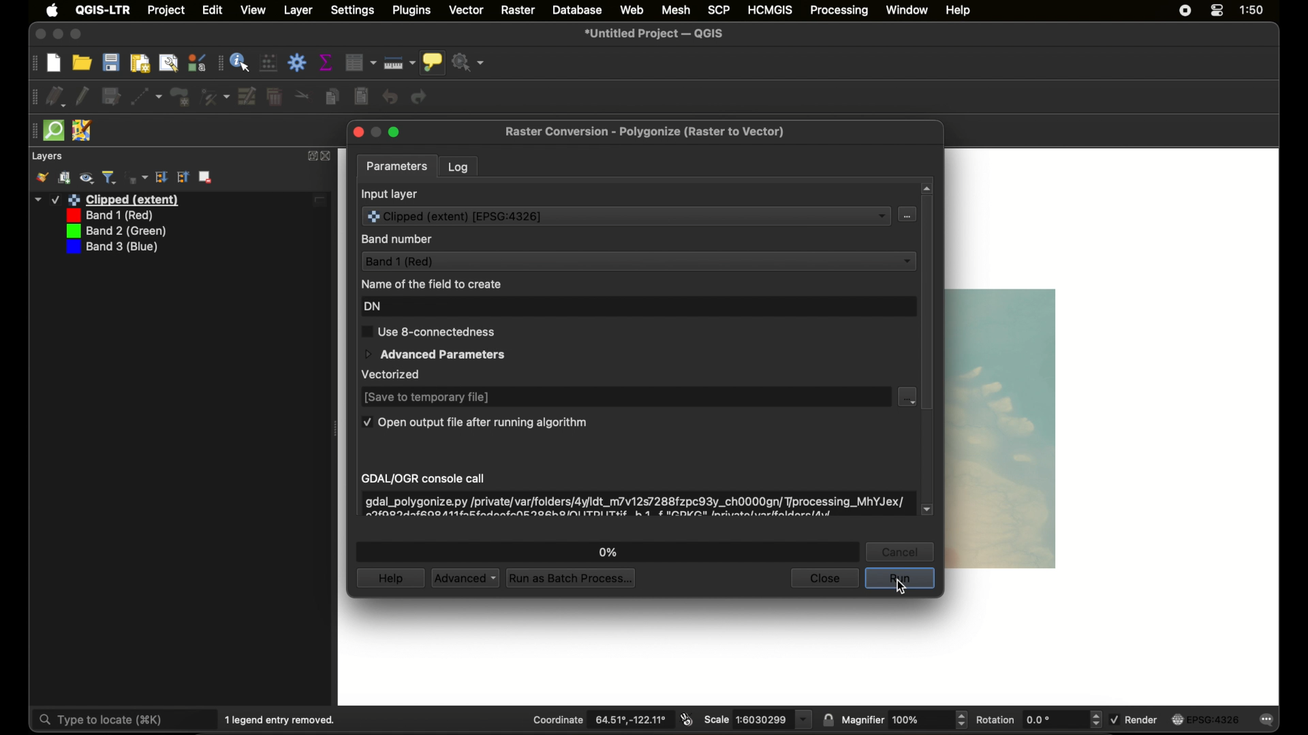  Describe the element at coordinates (840, 11) in the screenshot. I see `processing` at that location.